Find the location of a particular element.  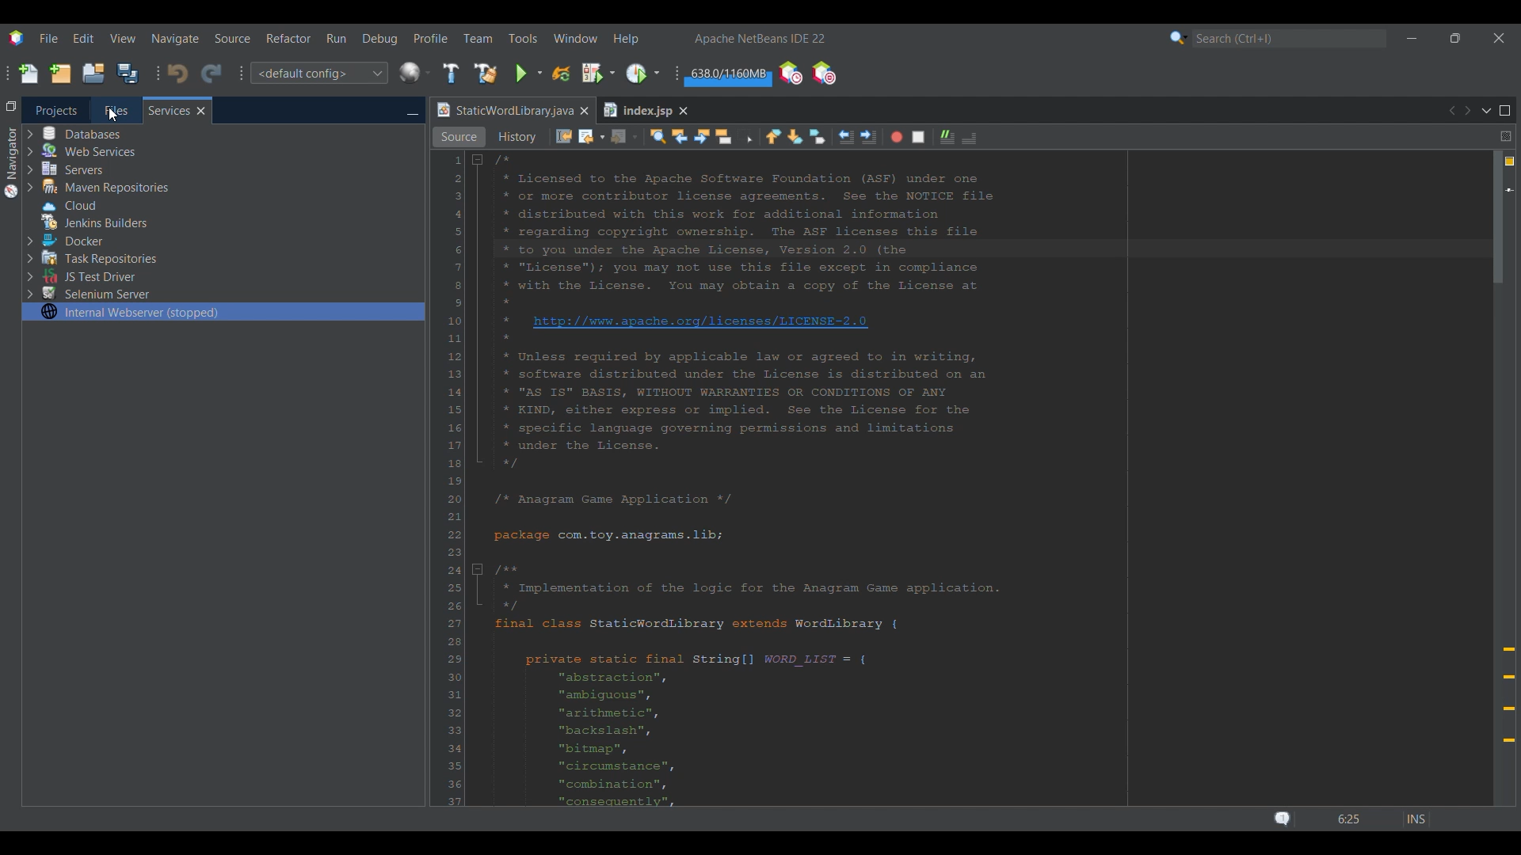

New project is located at coordinates (60, 73).